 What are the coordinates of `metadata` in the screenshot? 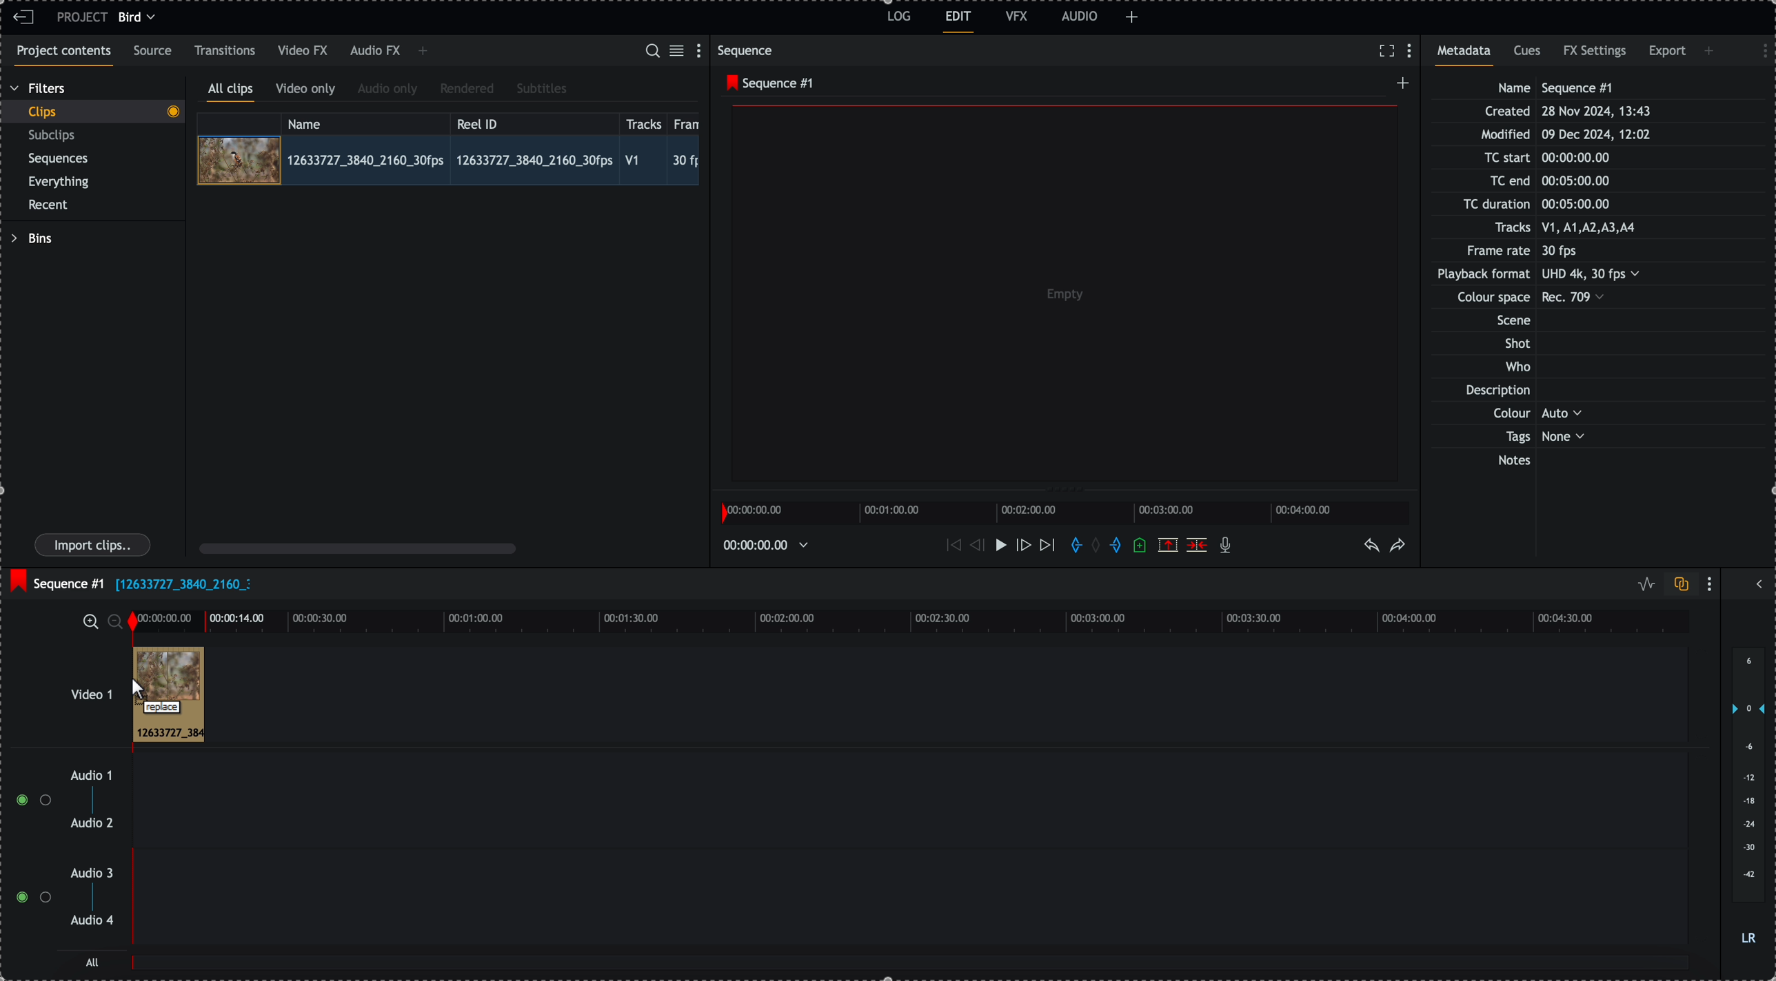 It's located at (1469, 55).